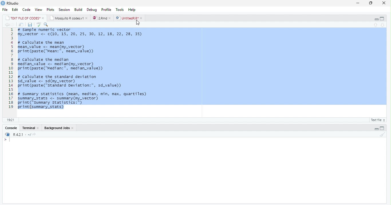 Image resolution: width=391 pixels, height=205 pixels. Describe the element at coordinates (78, 10) in the screenshot. I see `build` at that location.